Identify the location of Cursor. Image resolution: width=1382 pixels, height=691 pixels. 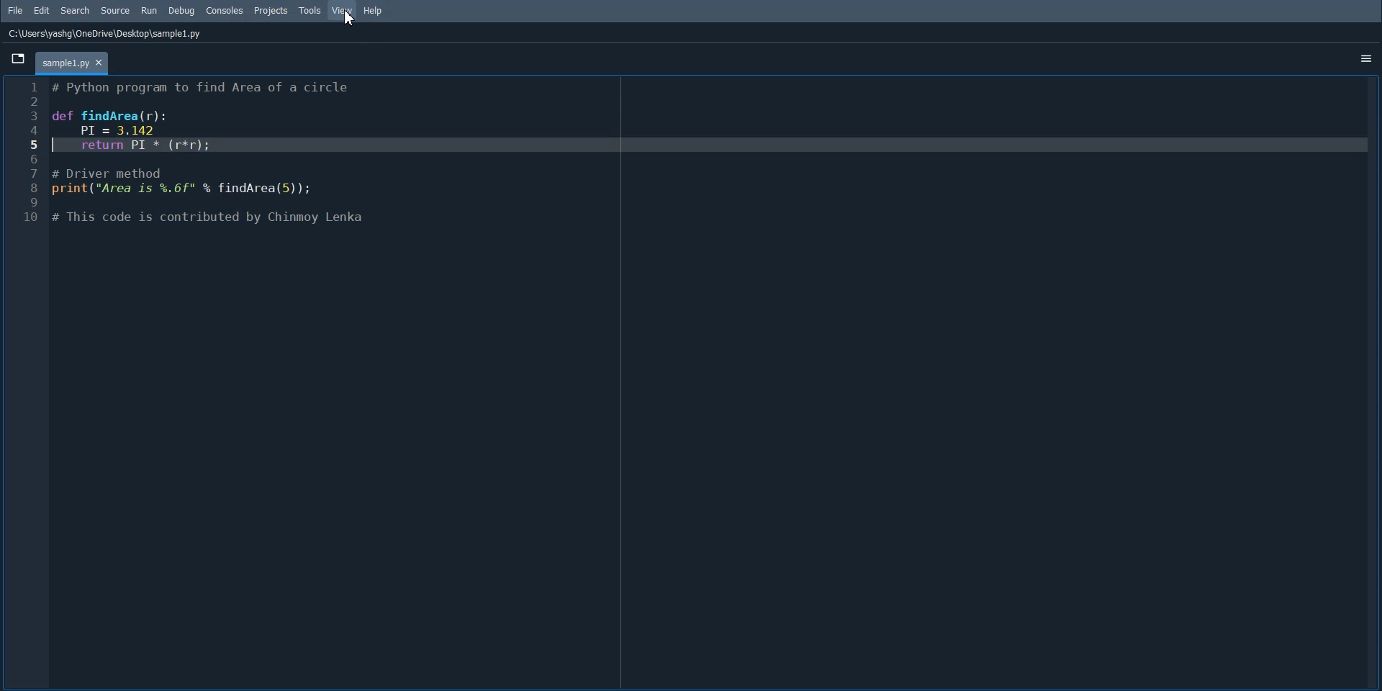
(349, 17).